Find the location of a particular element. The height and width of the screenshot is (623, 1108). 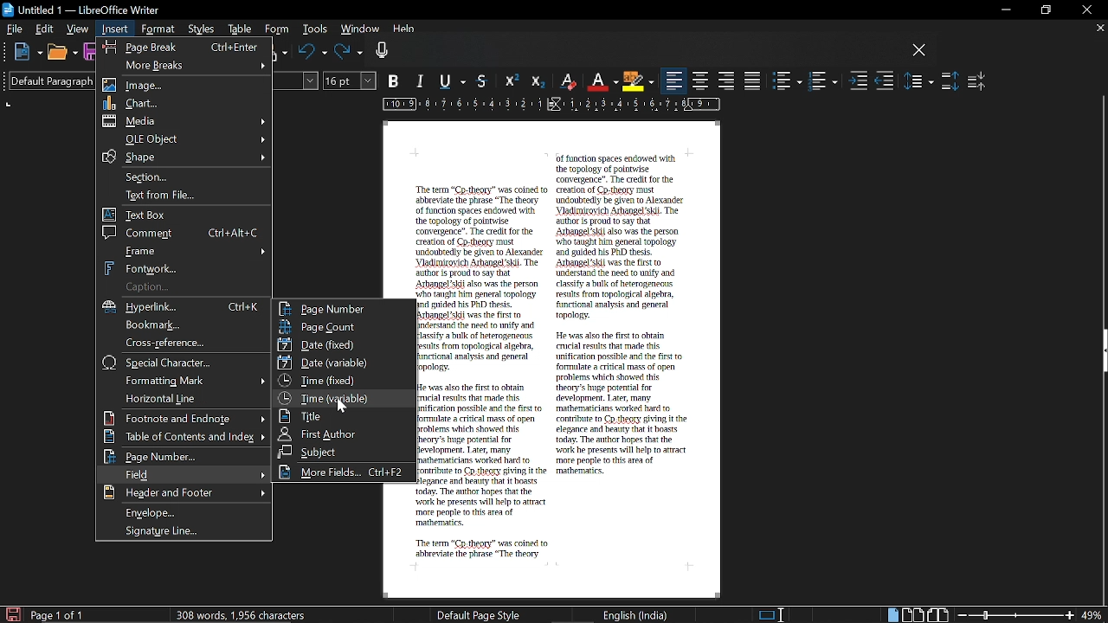

Subscript is located at coordinates (536, 81).